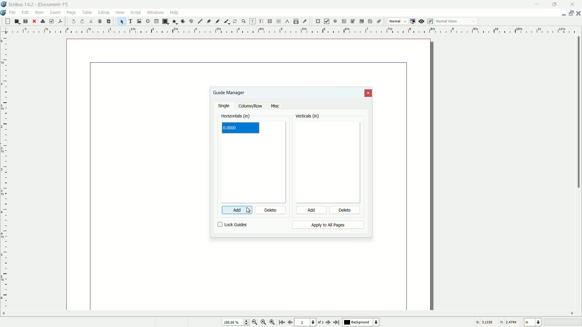 This screenshot has height=327, width=582. Describe the element at coordinates (230, 128) in the screenshot. I see `0.0000` at that location.